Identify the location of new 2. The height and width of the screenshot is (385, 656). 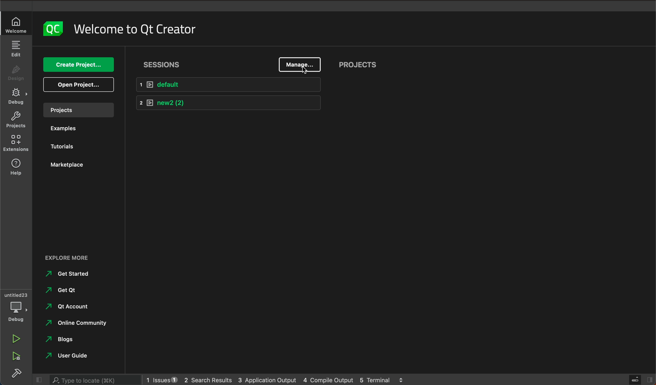
(228, 104).